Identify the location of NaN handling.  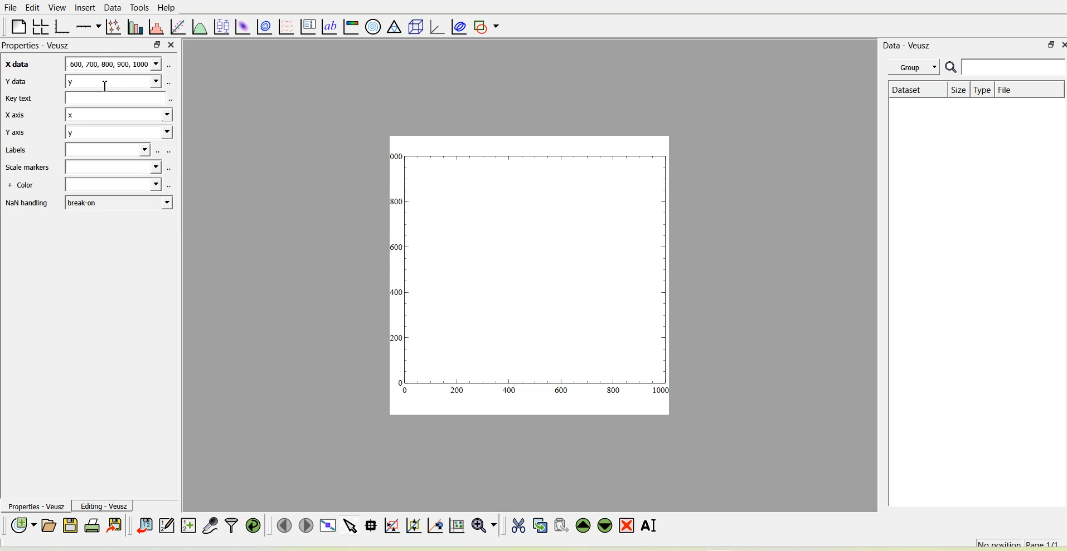
(27, 203).